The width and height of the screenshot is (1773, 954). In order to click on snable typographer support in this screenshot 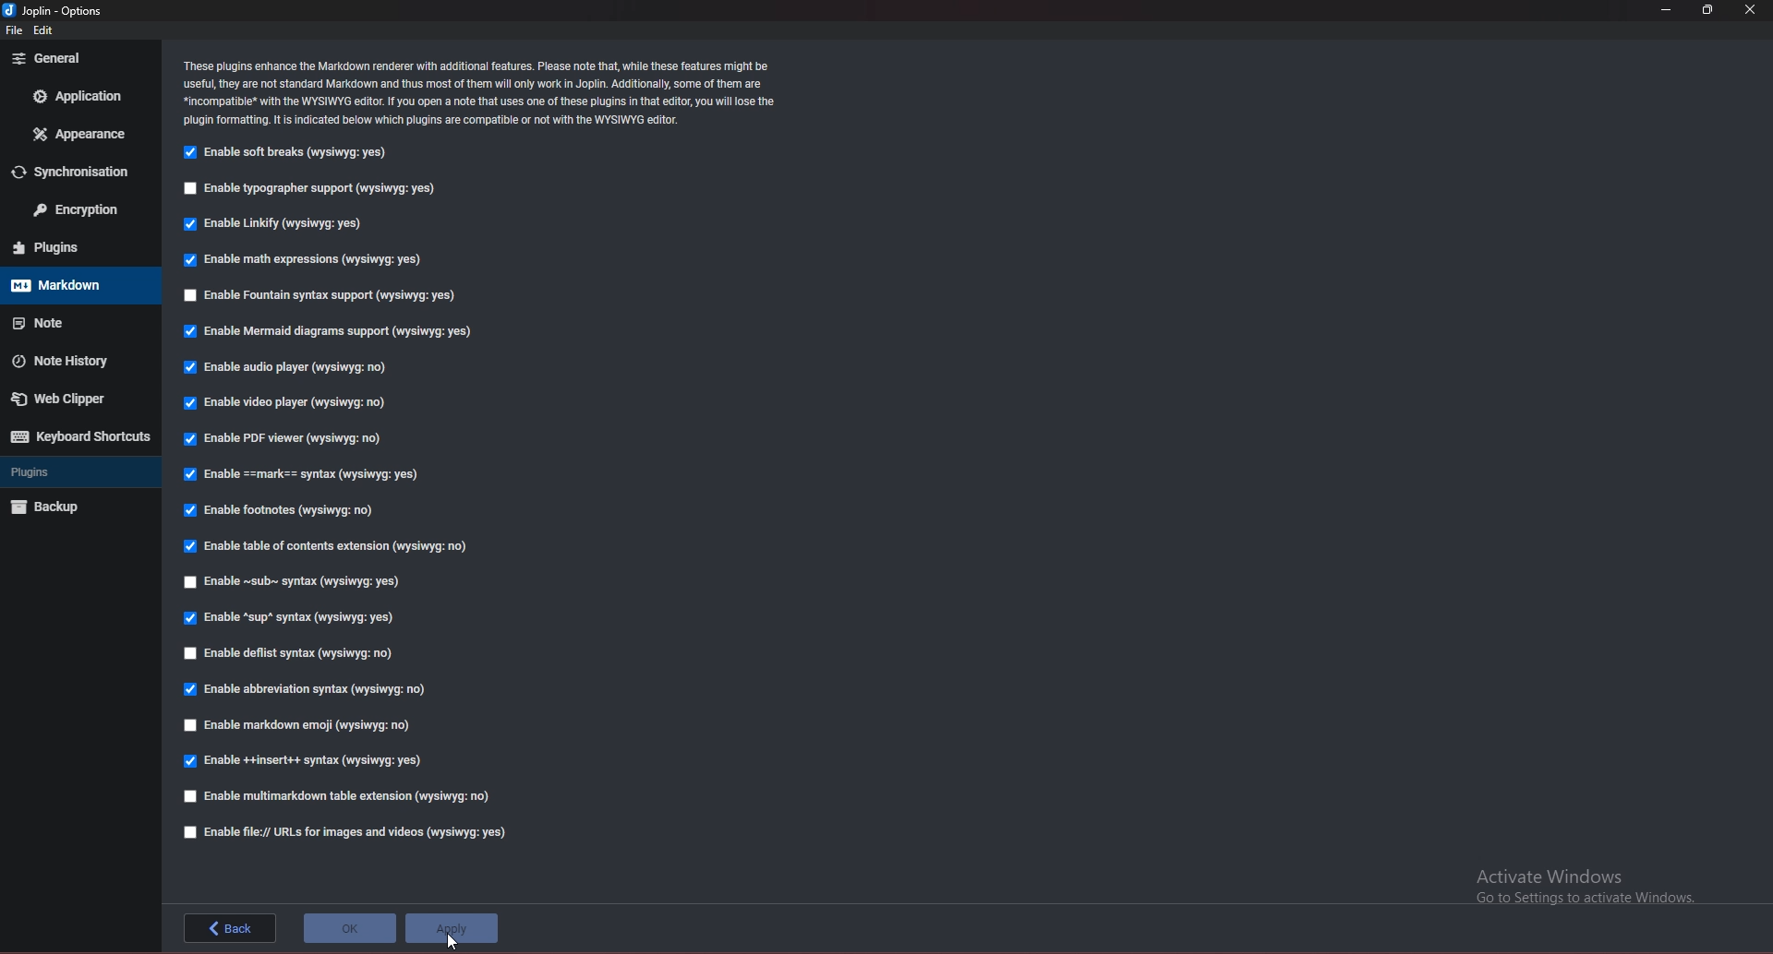, I will do `click(316, 189)`.